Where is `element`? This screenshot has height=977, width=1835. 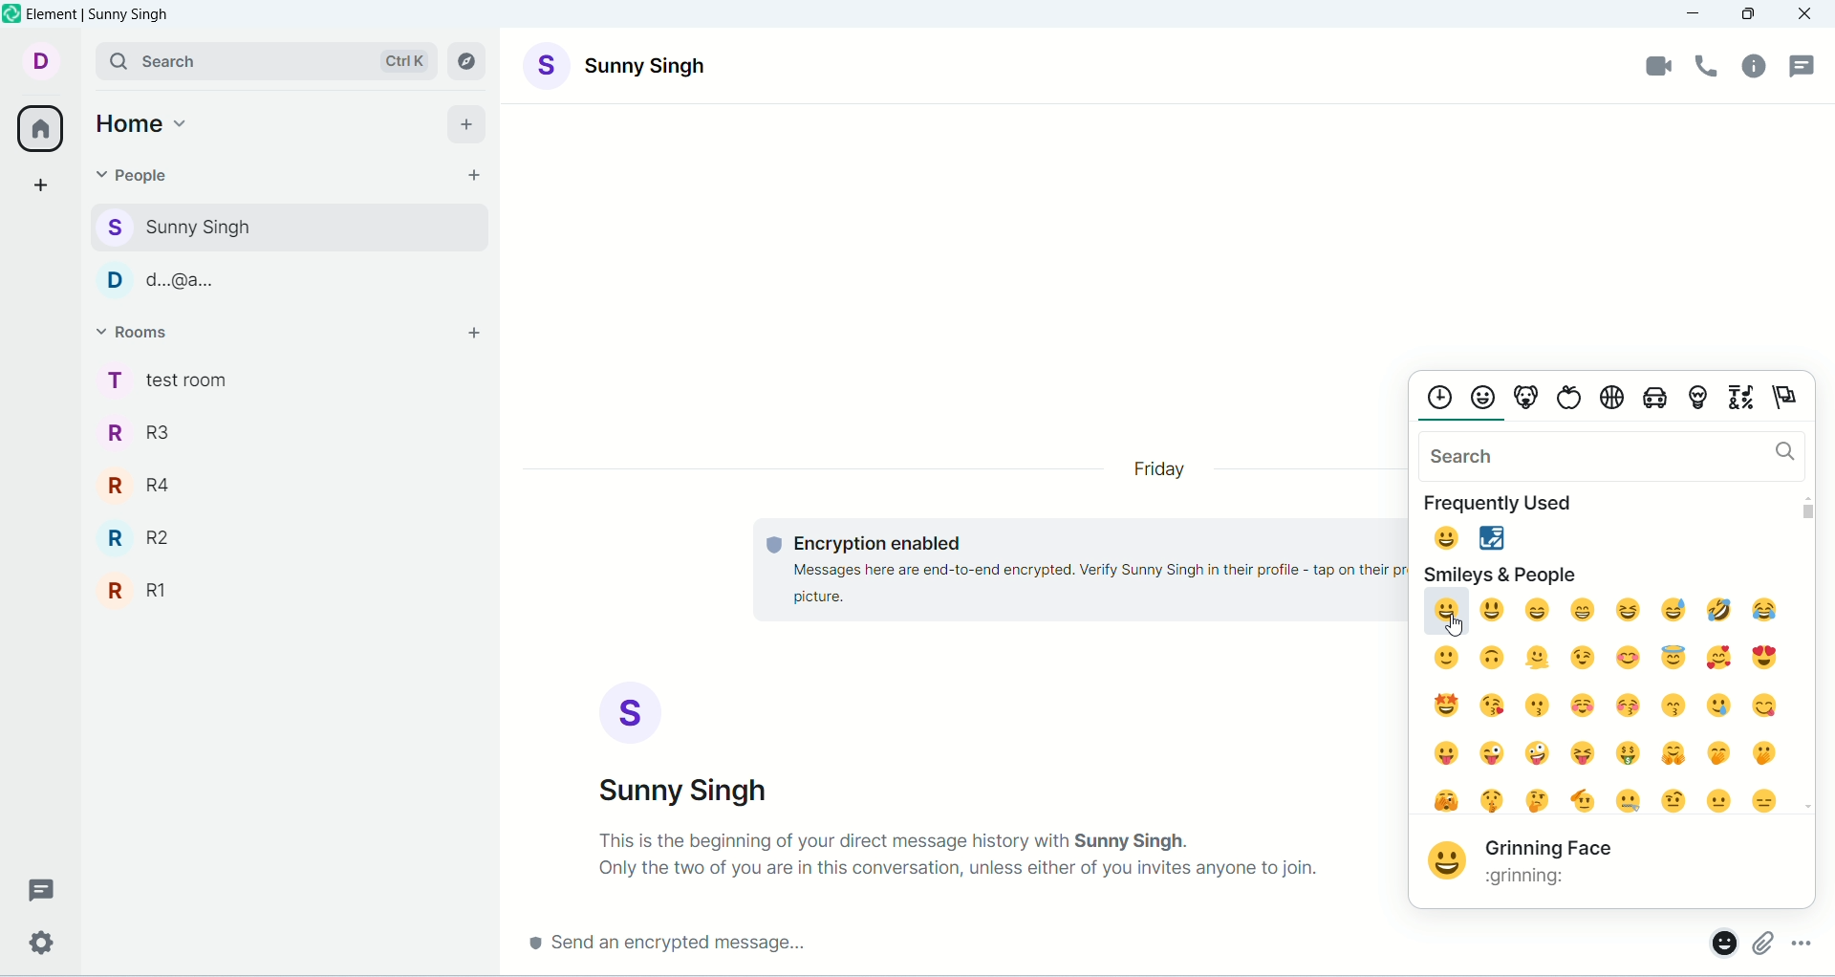
element is located at coordinates (101, 13).